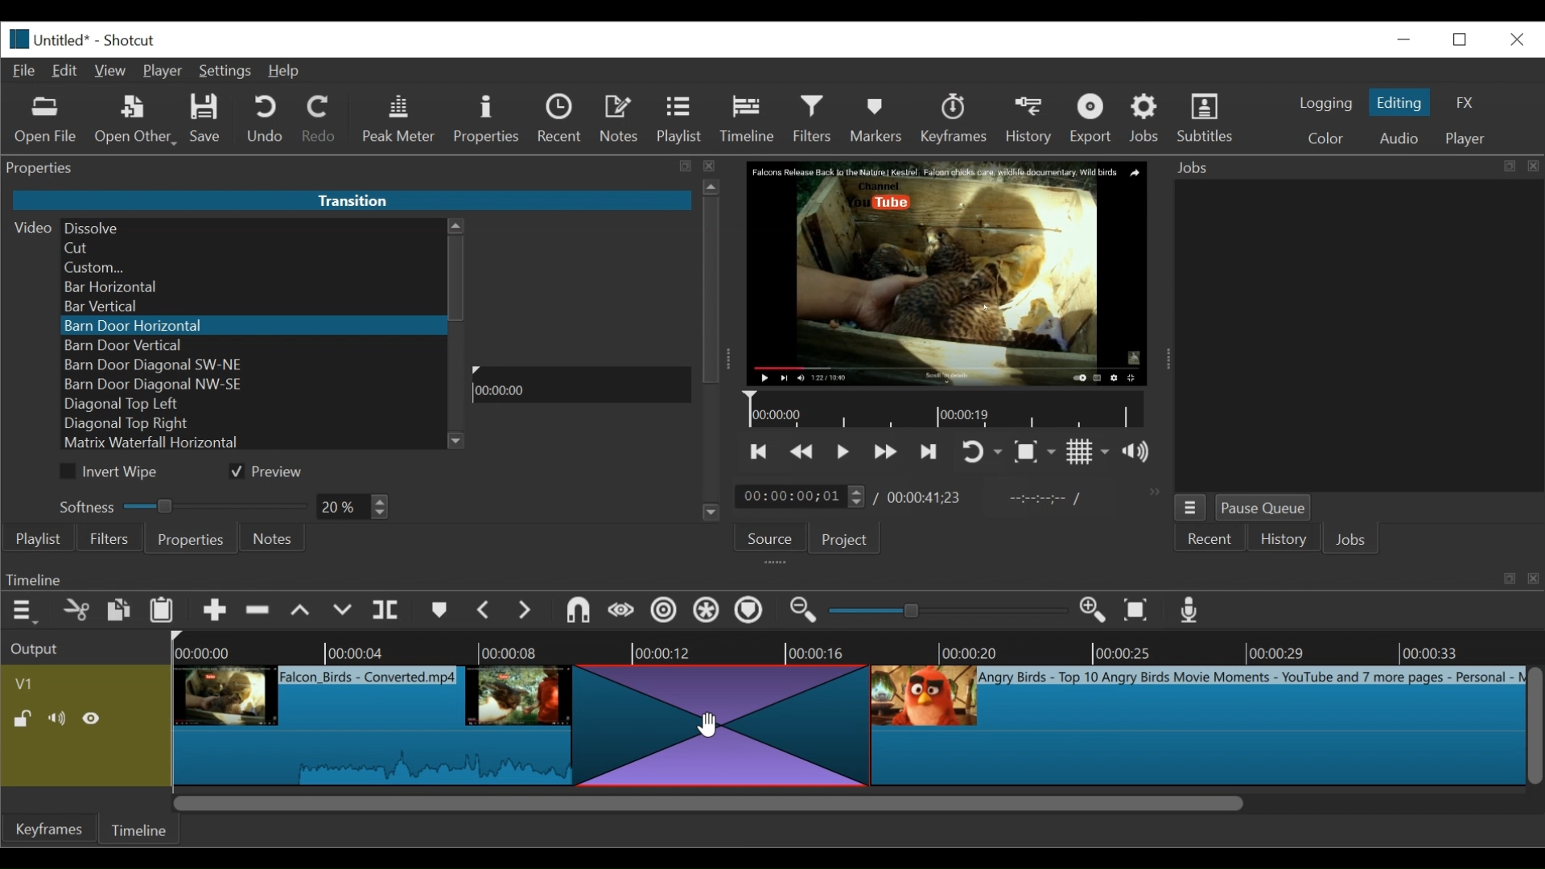 This screenshot has height=869, width=1545. I want to click on Transition, so click(716, 725).